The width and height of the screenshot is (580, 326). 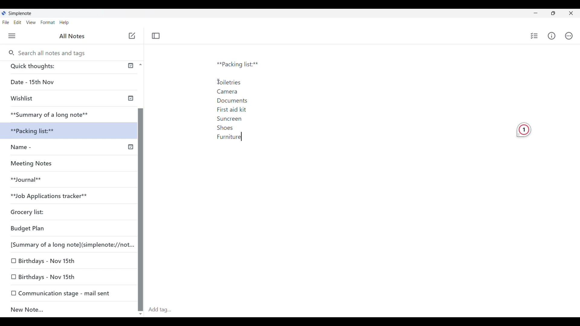 I want to click on Click to type in tag, so click(x=159, y=310).